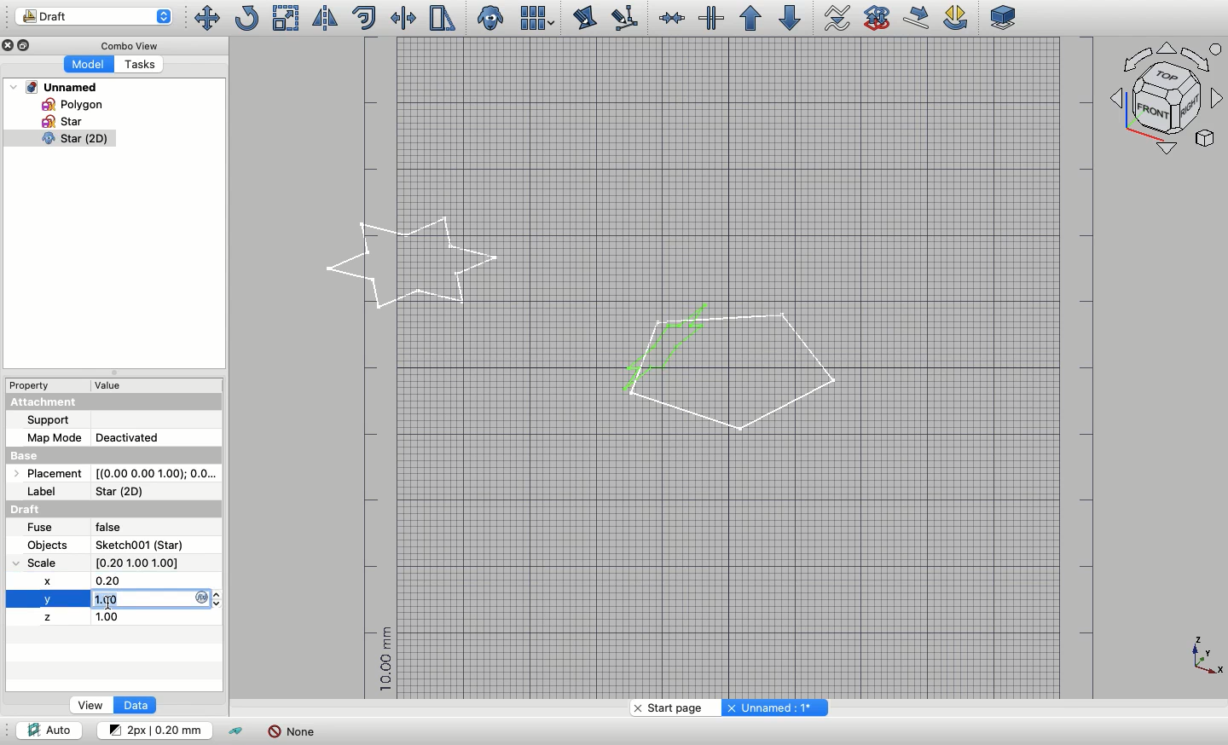 This screenshot has width=1228, height=745. What do you see at coordinates (41, 528) in the screenshot?
I see `Fuse` at bounding box center [41, 528].